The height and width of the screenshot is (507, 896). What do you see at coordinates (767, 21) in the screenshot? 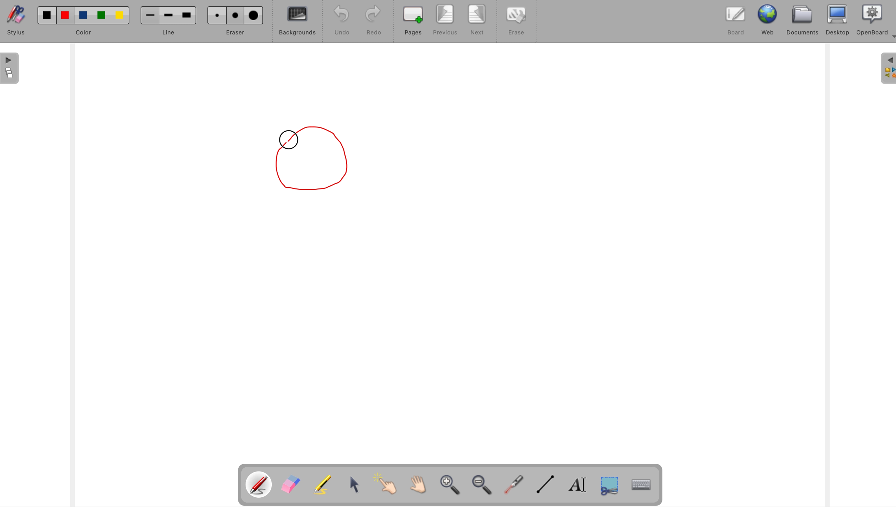
I see `web` at bounding box center [767, 21].